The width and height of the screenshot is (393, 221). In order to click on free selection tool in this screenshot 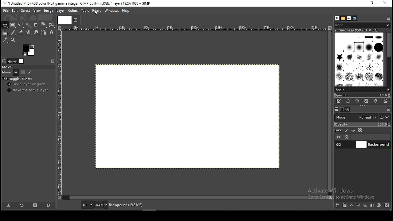, I will do `click(21, 25)`.